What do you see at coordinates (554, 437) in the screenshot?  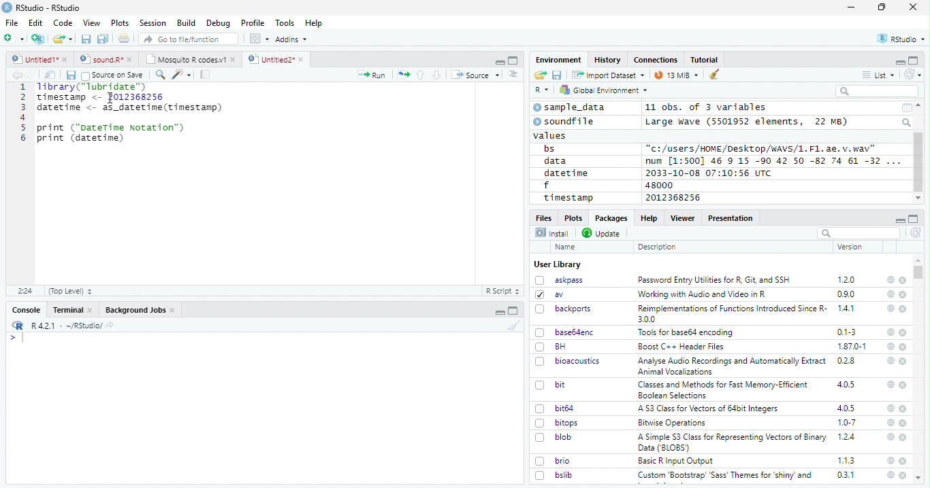 I see `blob` at bounding box center [554, 437].